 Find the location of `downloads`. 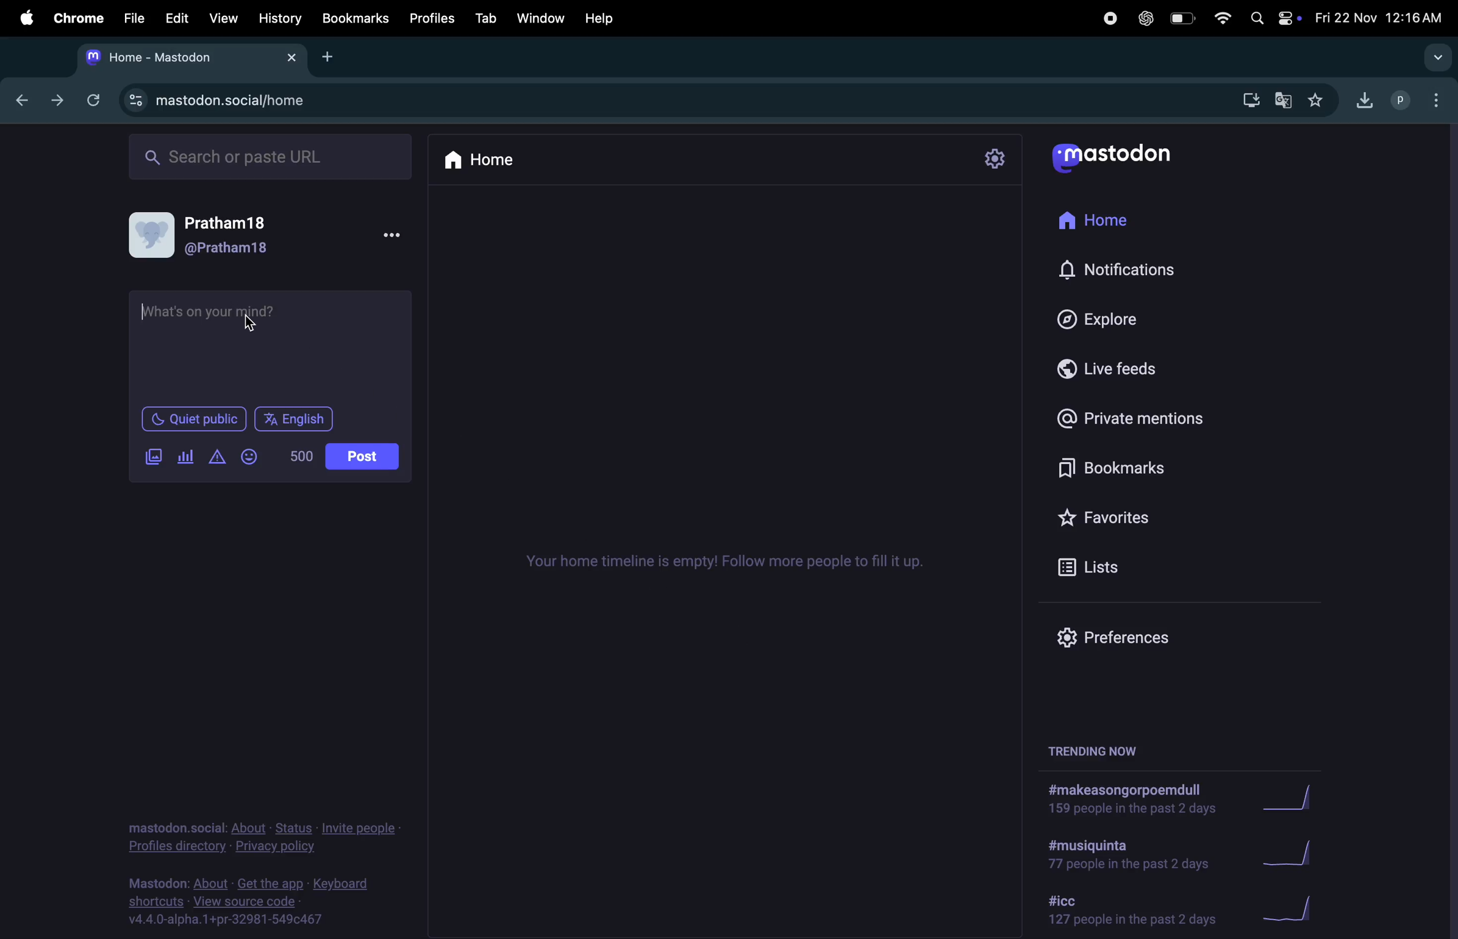

downloads is located at coordinates (1360, 103).